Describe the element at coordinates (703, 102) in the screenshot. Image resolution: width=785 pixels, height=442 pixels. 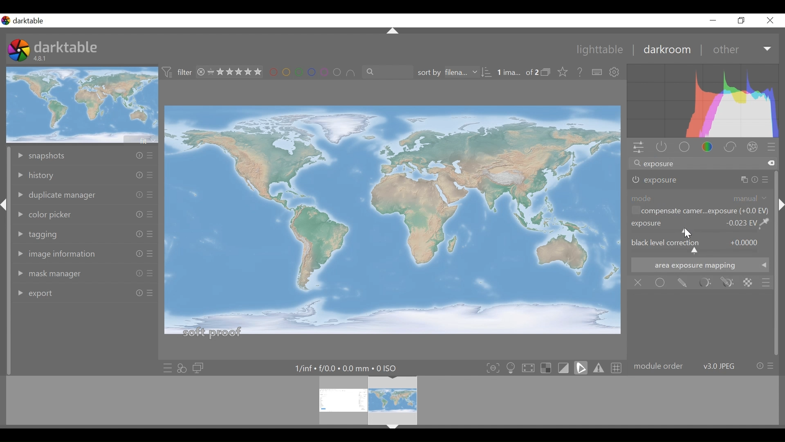
I see `histogram` at that location.